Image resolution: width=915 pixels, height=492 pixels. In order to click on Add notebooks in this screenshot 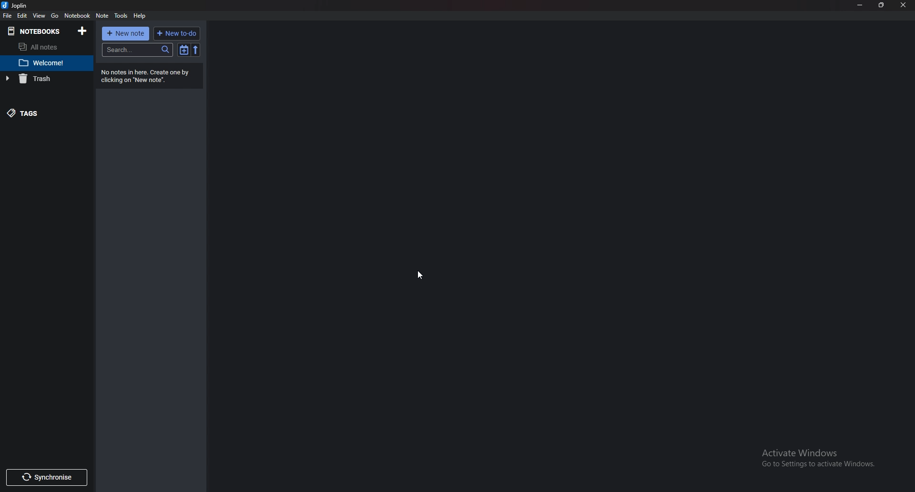, I will do `click(82, 31)`.